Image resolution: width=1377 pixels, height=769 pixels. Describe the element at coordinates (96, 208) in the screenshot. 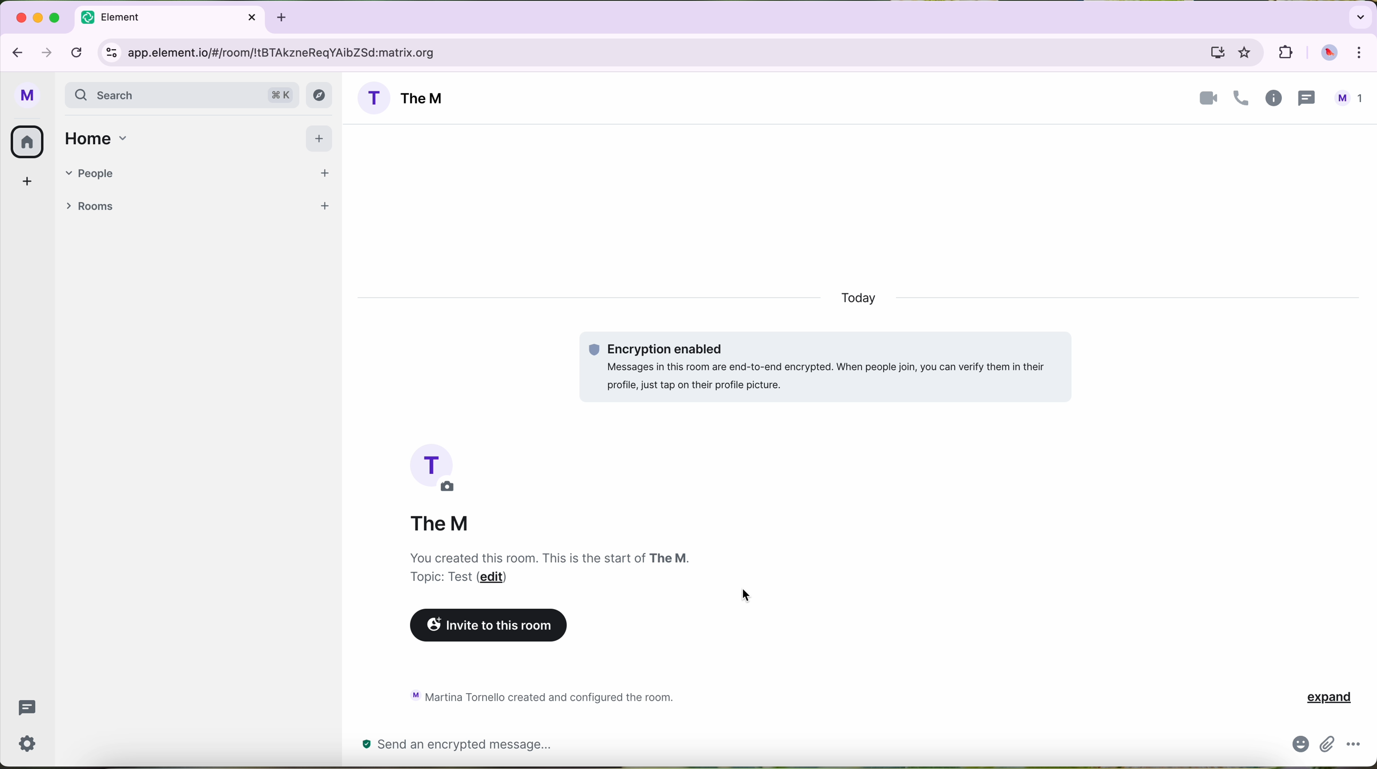

I see `rooms` at that location.